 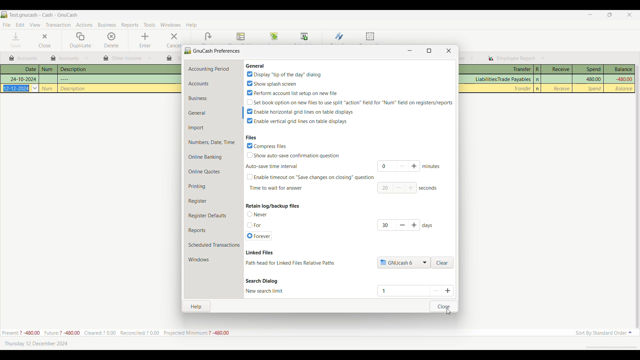 I want to click on Blank, so click(x=208, y=37).